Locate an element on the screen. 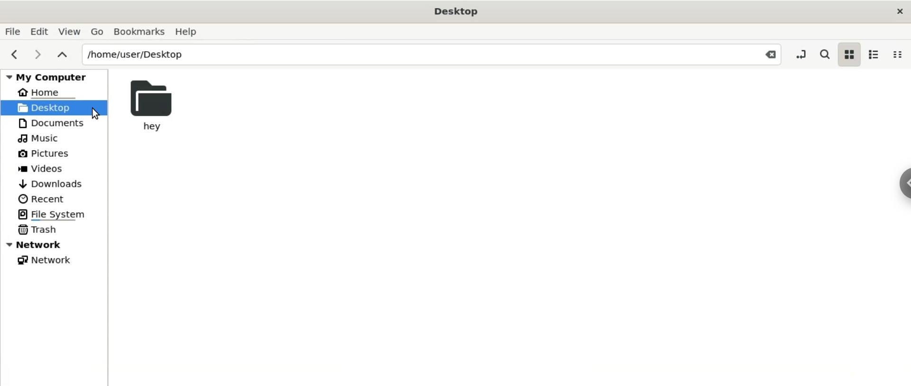 This screenshot has width=911, height=386. previous is located at coordinates (18, 55).